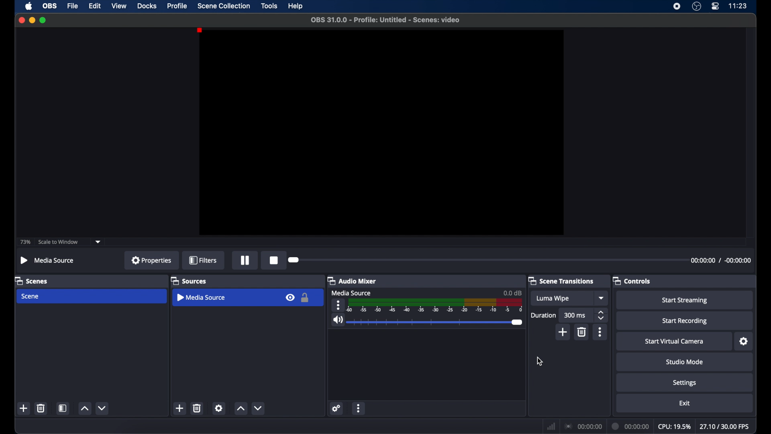 This screenshot has height=434, width=771. Describe the element at coordinates (241, 409) in the screenshot. I see `increment` at that location.